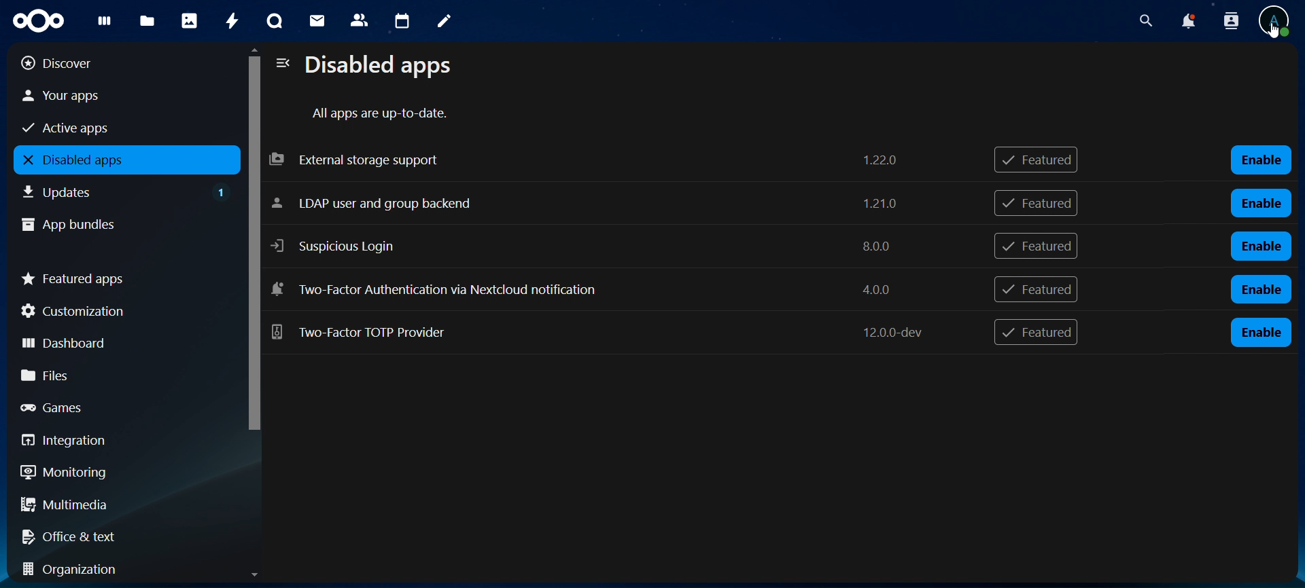 The width and height of the screenshot is (1305, 588). What do you see at coordinates (116, 341) in the screenshot?
I see `dashboard` at bounding box center [116, 341].